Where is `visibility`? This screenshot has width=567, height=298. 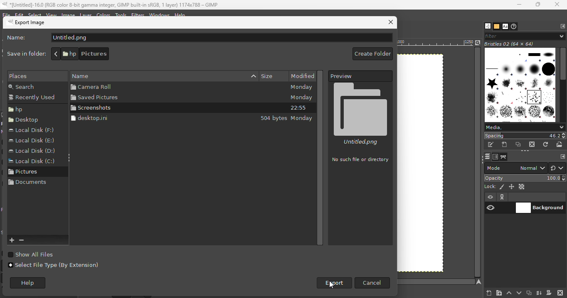 visibility is located at coordinates (491, 198).